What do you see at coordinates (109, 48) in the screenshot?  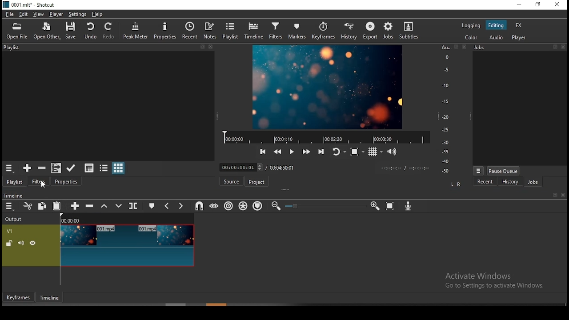 I see `Playlist` at bounding box center [109, 48].